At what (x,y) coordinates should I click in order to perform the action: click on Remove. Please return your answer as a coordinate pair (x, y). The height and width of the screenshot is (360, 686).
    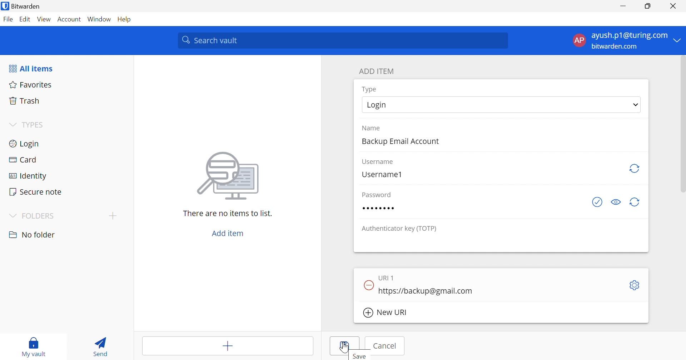
    Looking at the image, I should click on (368, 284).